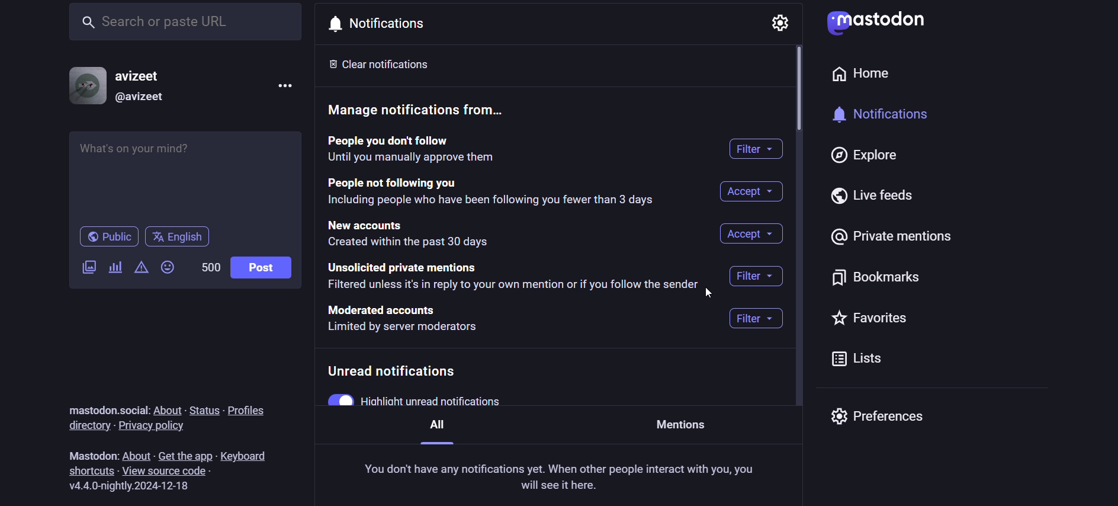 The image size is (1118, 506). What do you see at coordinates (112, 267) in the screenshot?
I see `Add a poll` at bounding box center [112, 267].